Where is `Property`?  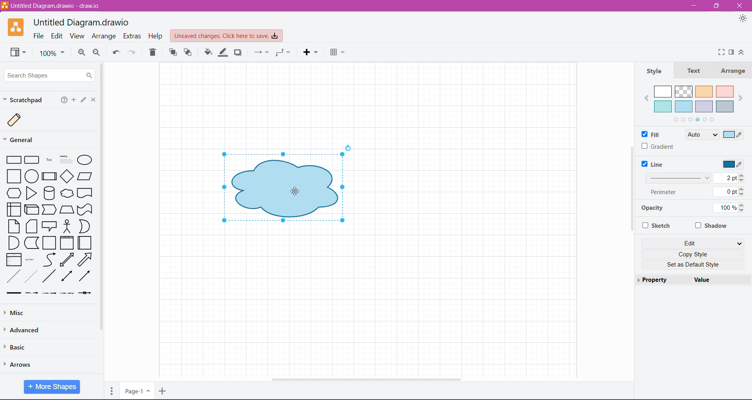
Property is located at coordinates (663, 279).